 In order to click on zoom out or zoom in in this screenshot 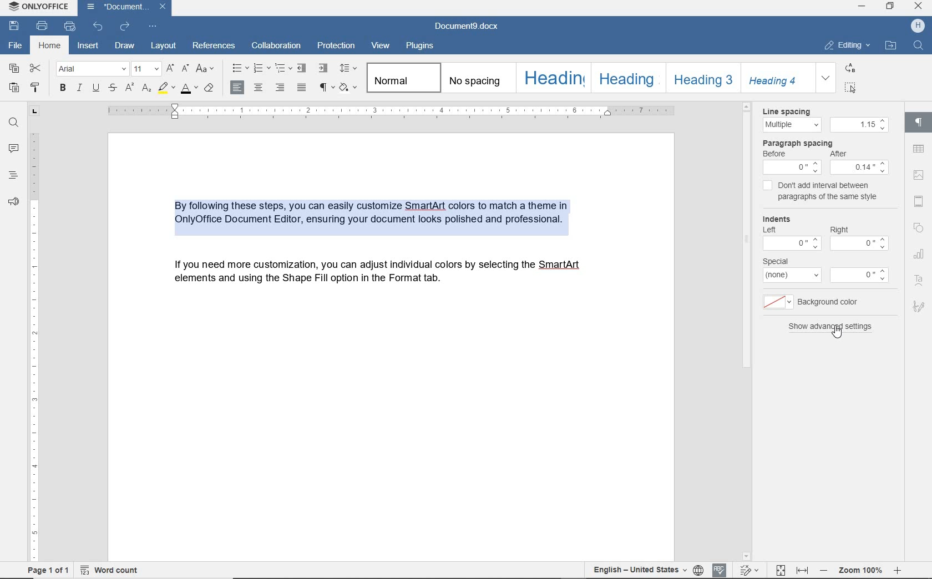, I will do `click(862, 571)`.